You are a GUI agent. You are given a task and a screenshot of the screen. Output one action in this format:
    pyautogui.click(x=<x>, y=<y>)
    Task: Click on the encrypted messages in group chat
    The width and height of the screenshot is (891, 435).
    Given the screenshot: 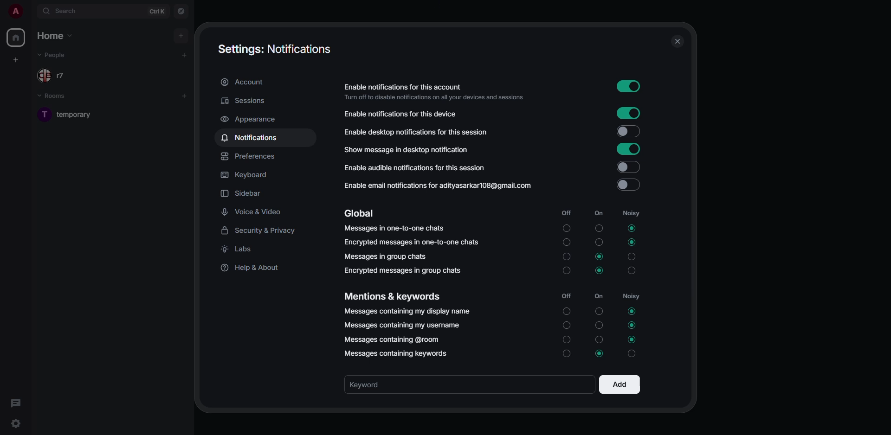 What is the action you would take?
    pyautogui.click(x=405, y=270)
    